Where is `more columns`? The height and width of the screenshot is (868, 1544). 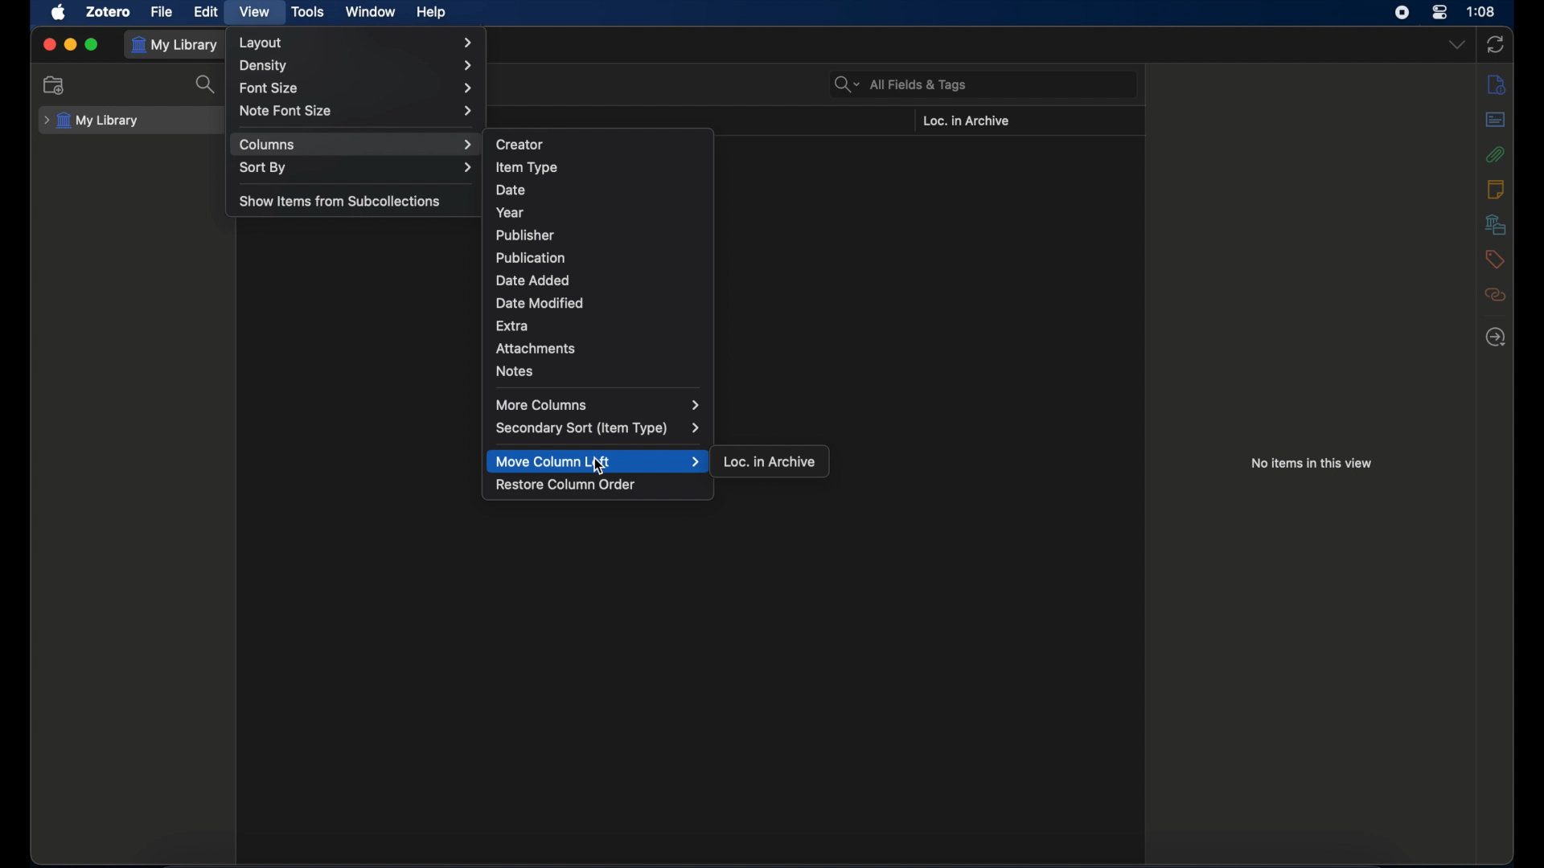 more columns is located at coordinates (599, 405).